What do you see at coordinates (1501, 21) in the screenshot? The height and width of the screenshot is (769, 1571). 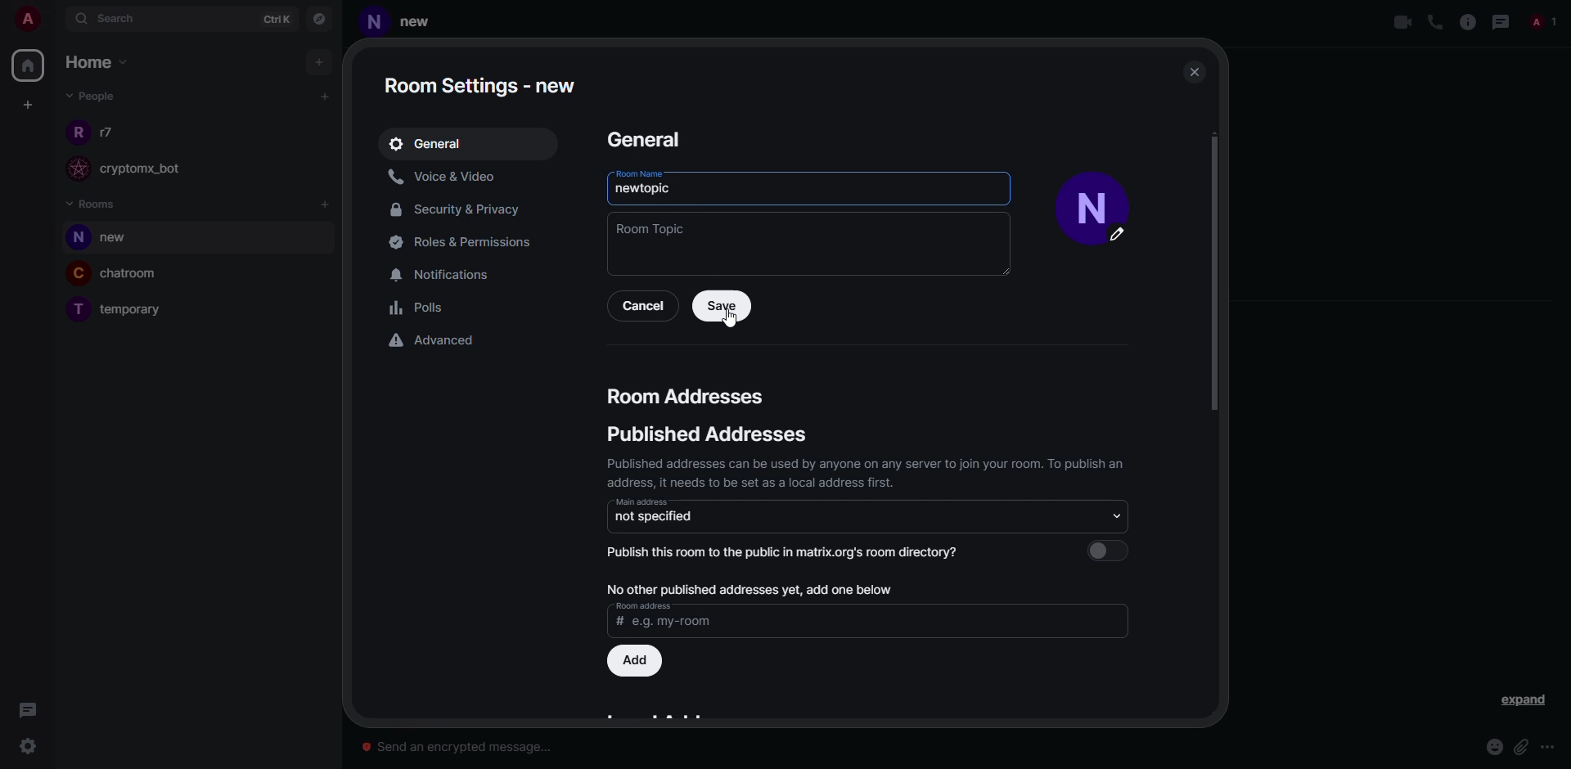 I see `threads` at bounding box center [1501, 21].